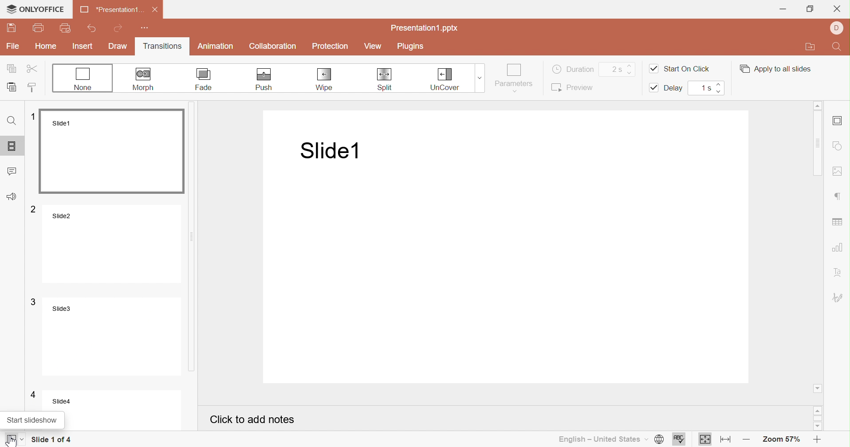 The width and height of the screenshot is (850, 447). I want to click on None, so click(83, 79).